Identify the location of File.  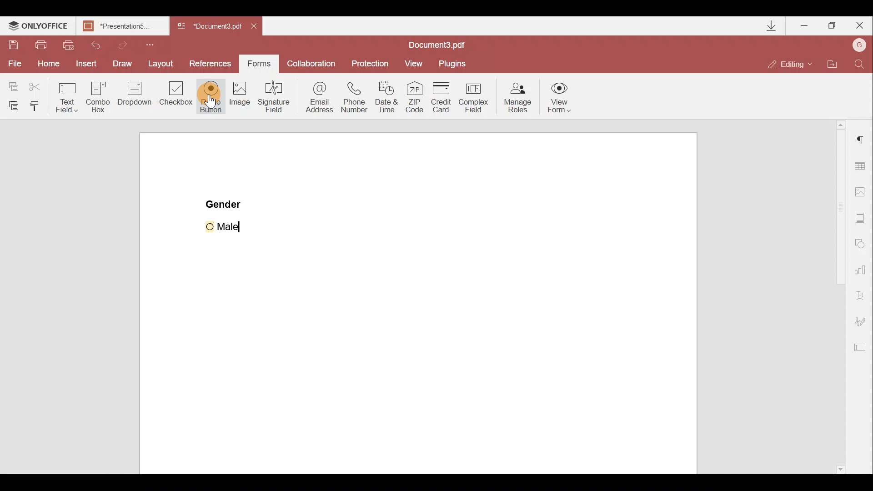
(13, 64).